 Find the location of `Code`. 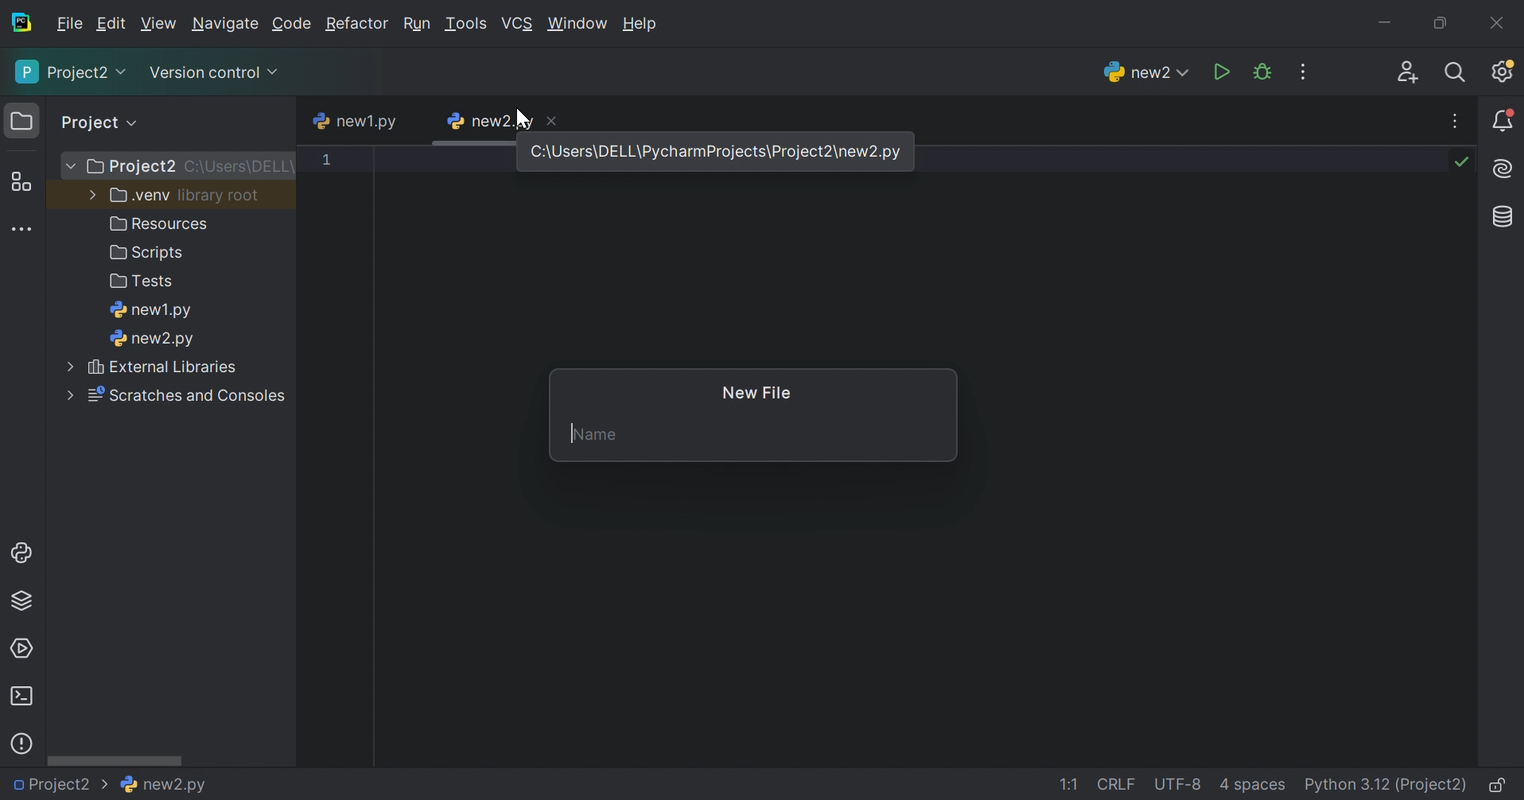

Code is located at coordinates (292, 24).